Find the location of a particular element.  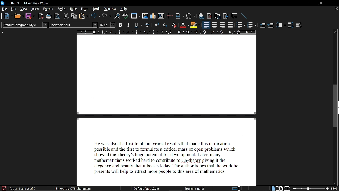

ruler is located at coordinates (167, 32).